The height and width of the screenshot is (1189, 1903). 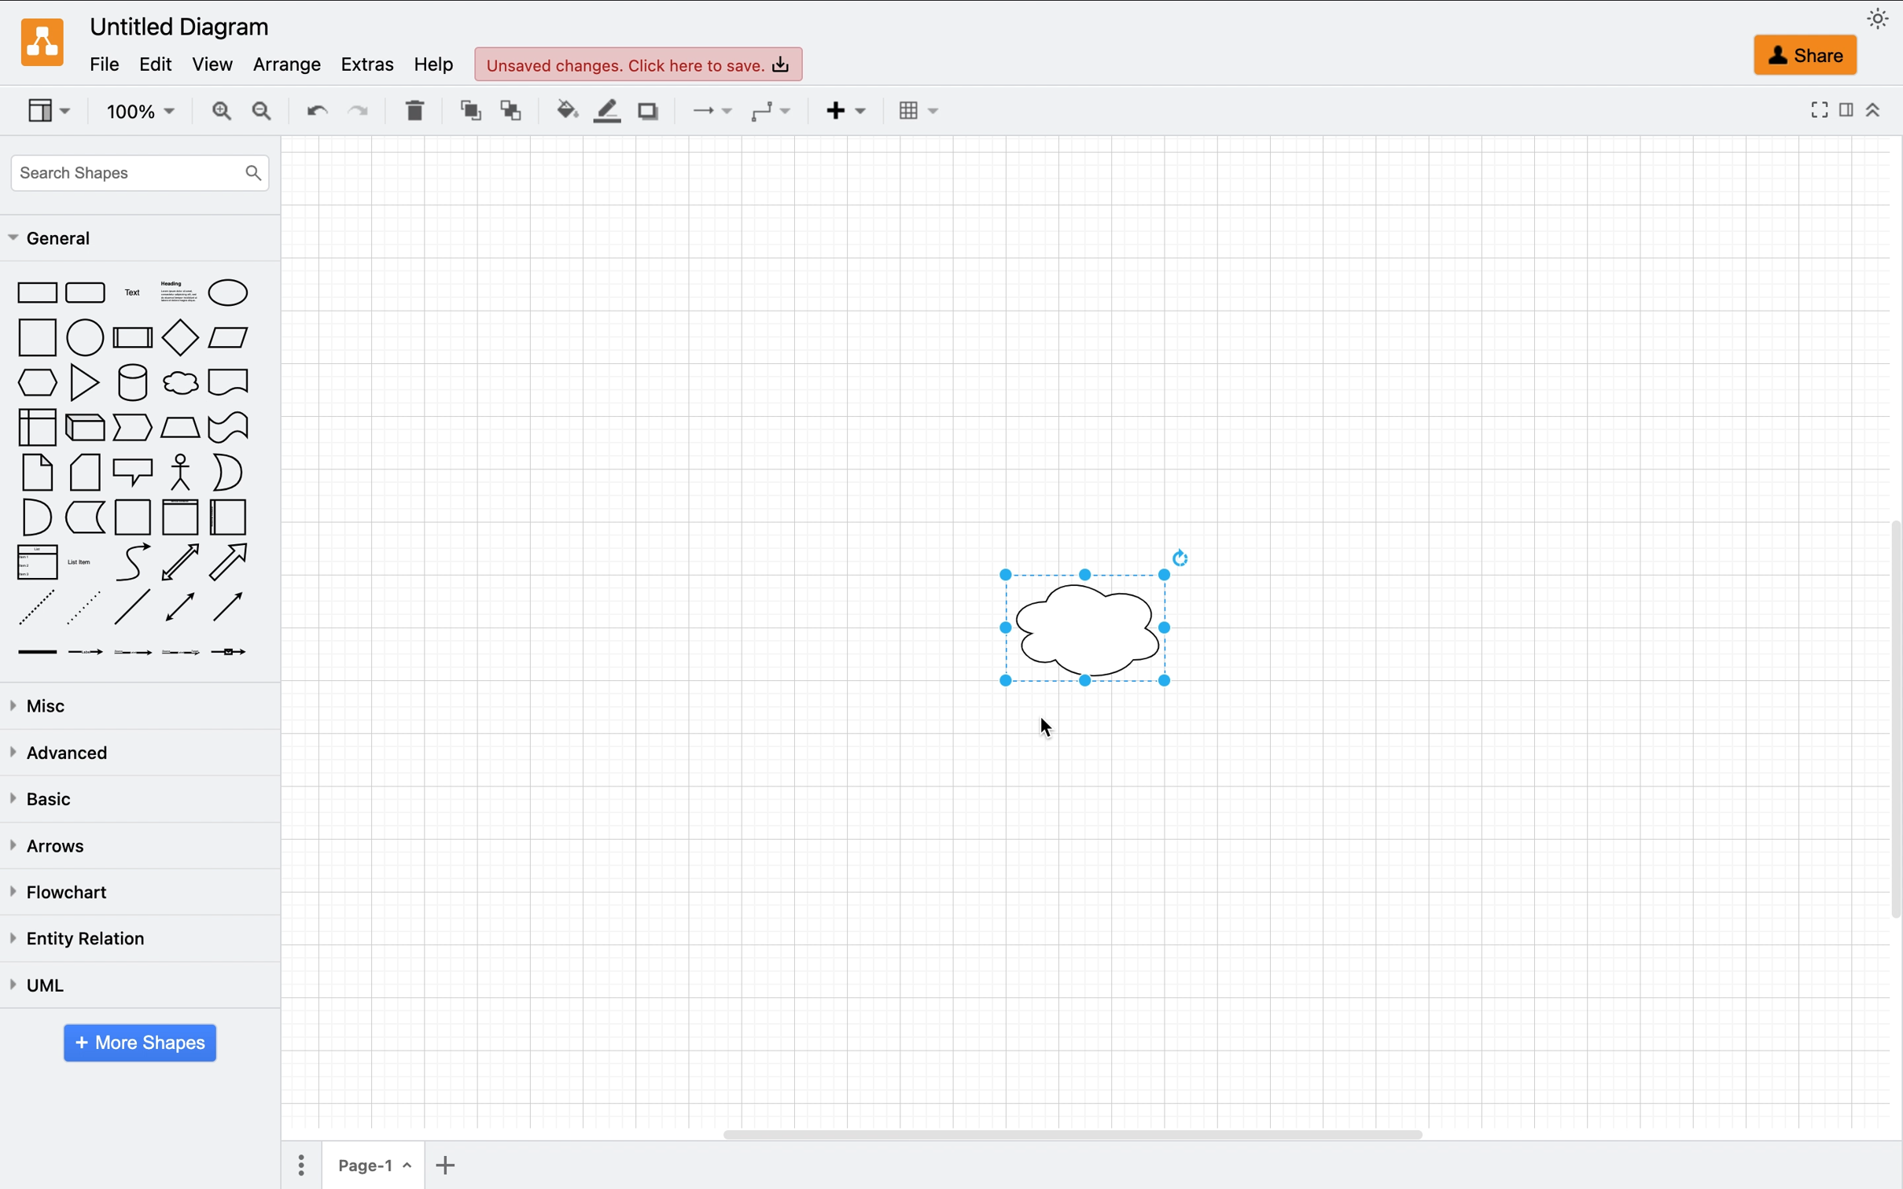 What do you see at coordinates (134, 1043) in the screenshot?
I see `more shapes` at bounding box center [134, 1043].